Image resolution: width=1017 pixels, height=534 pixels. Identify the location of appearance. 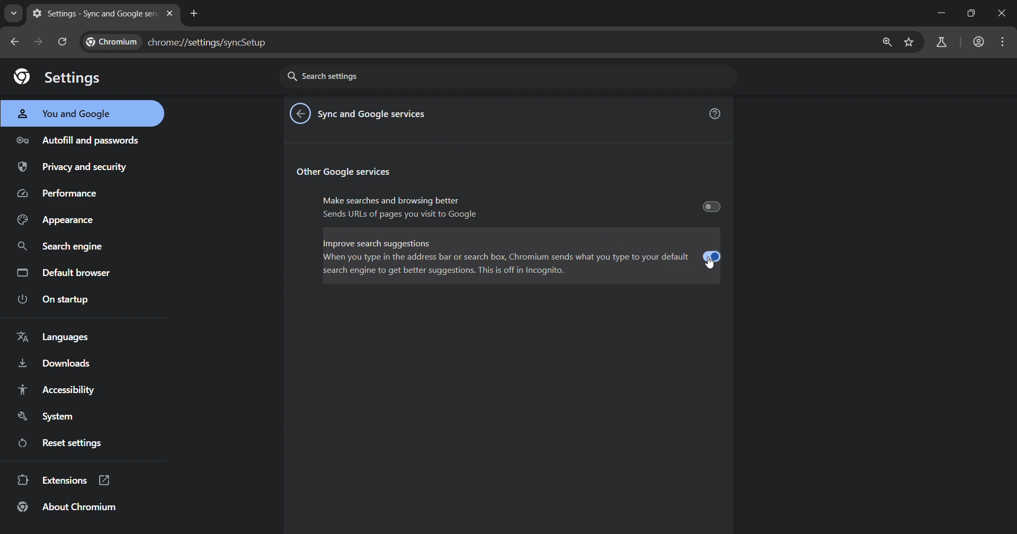
(54, 221).